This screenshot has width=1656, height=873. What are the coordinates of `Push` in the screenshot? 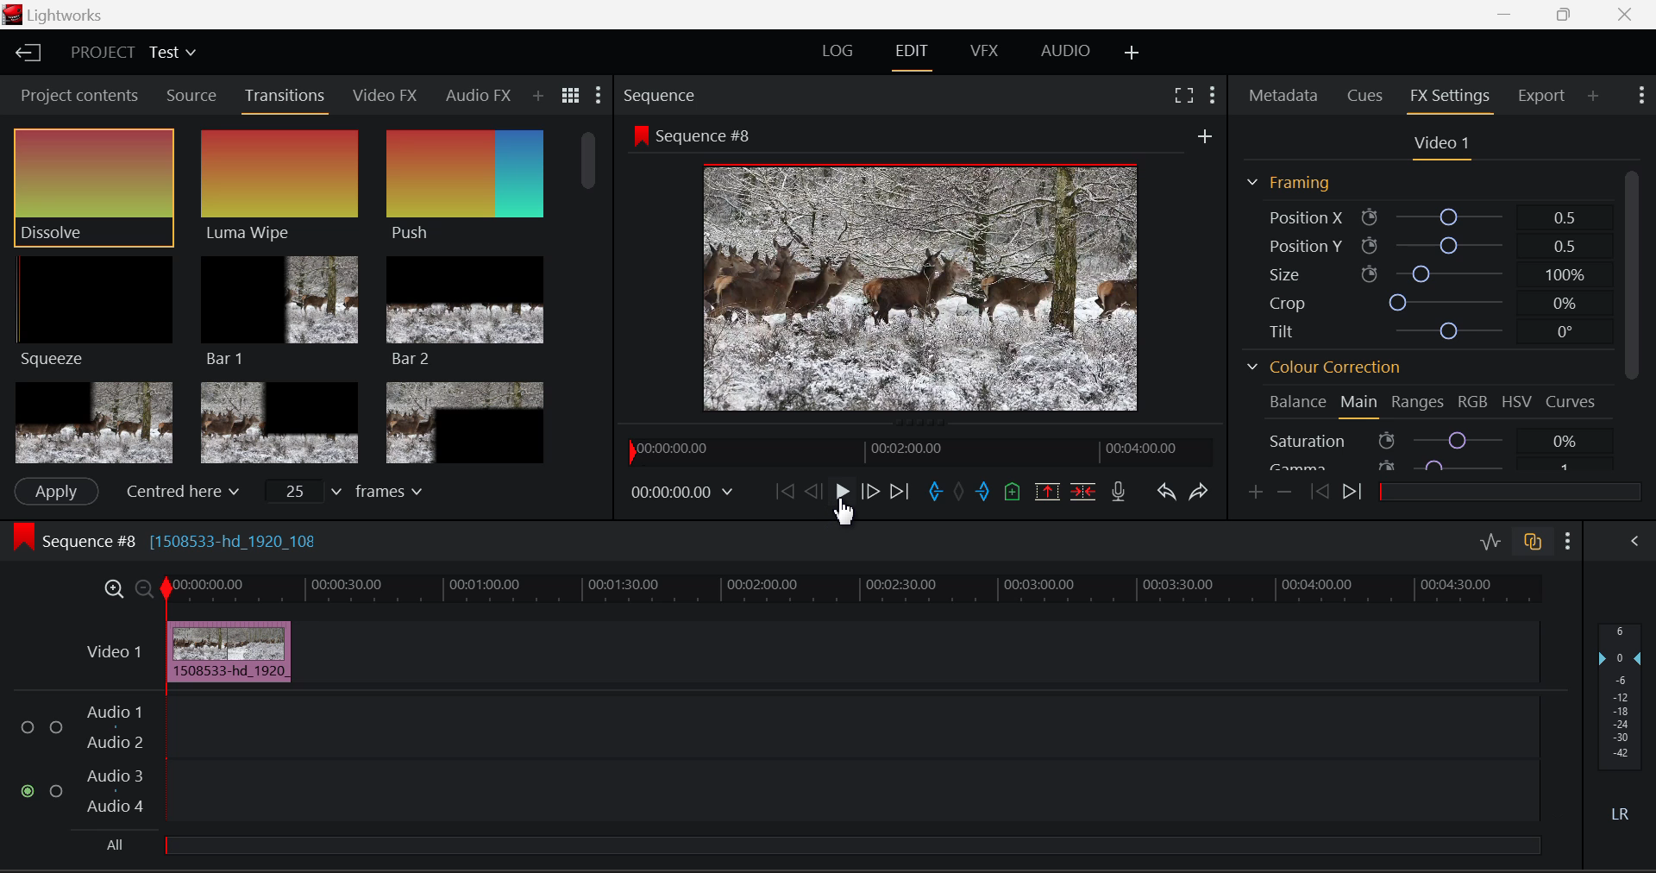 It's located at (465, 188).